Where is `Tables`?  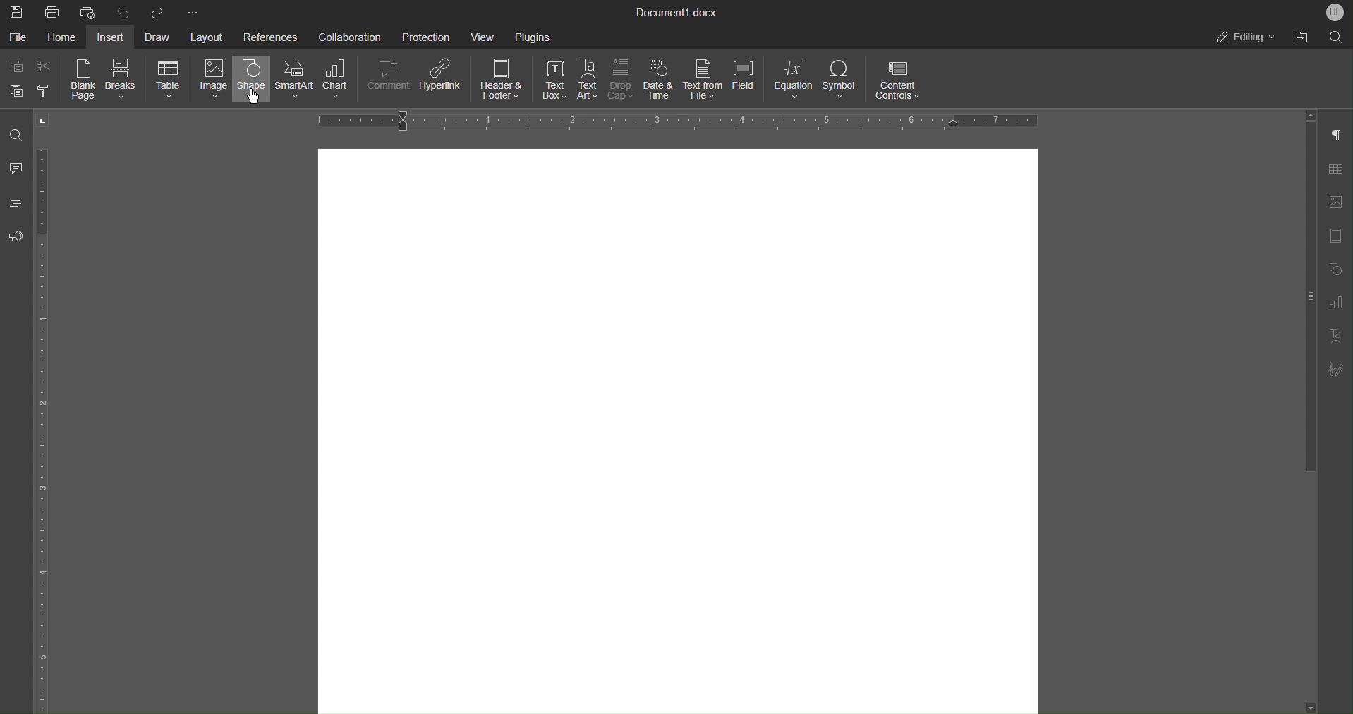 Tables is located at coordinates (1340, 169).